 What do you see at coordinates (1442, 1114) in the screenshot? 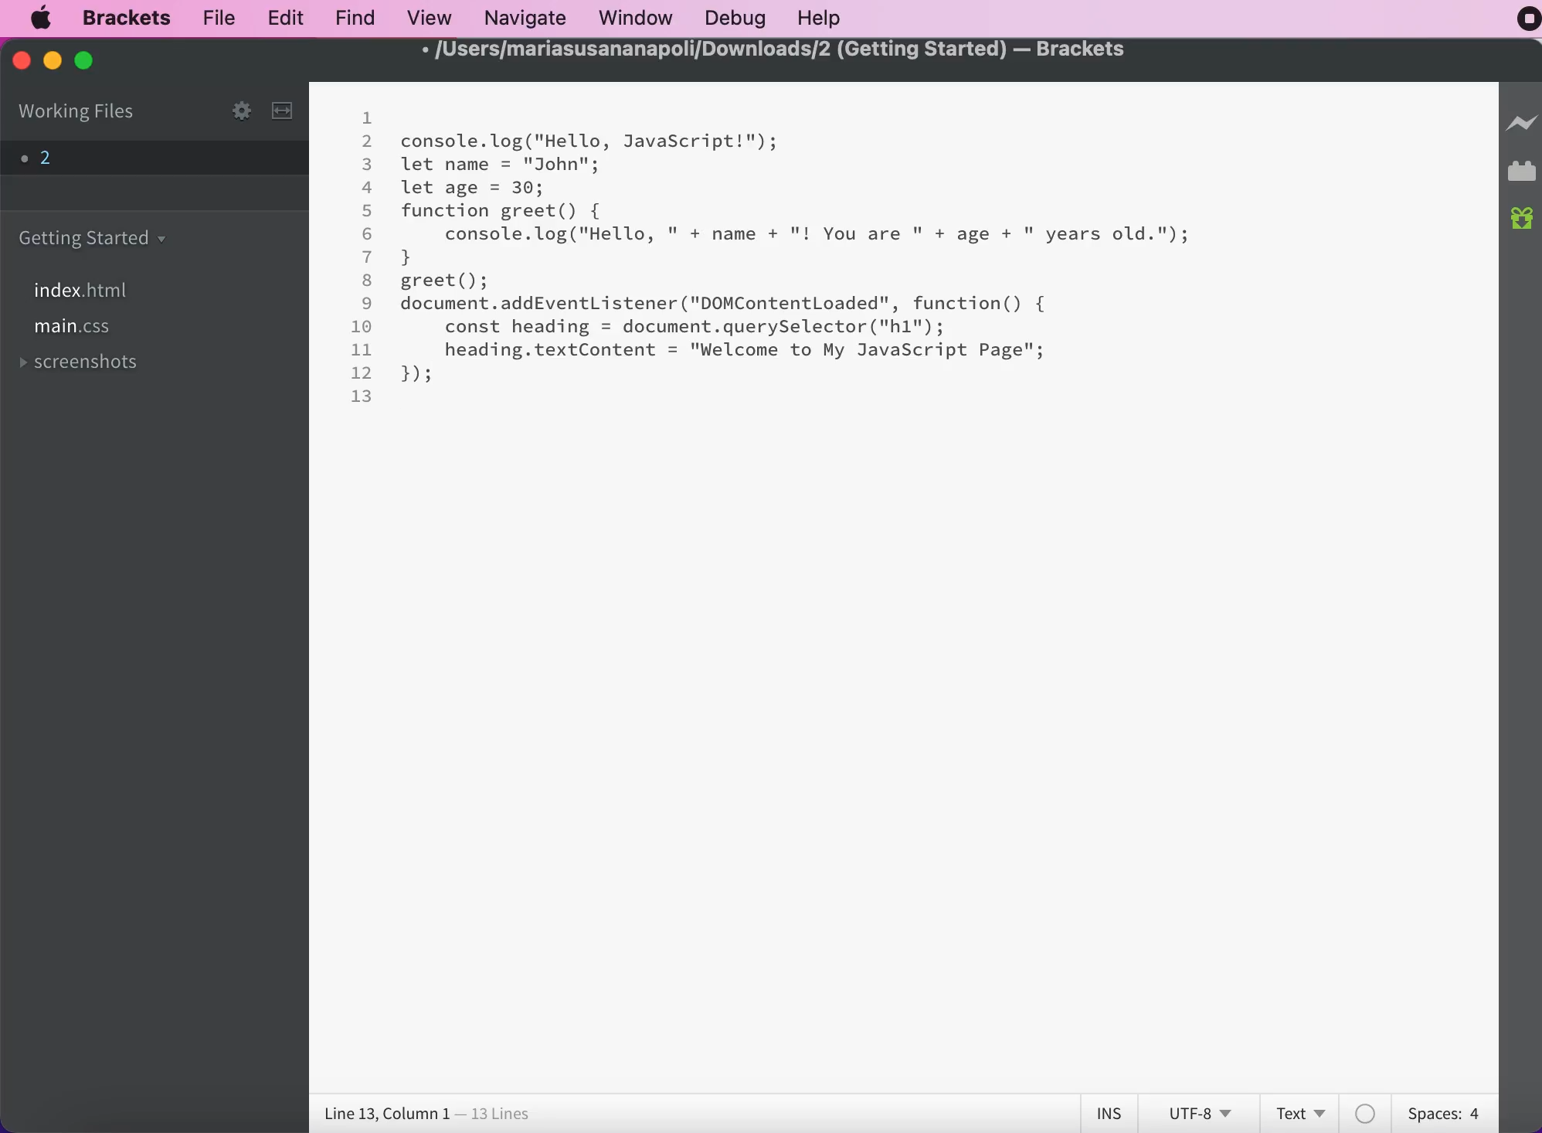
I see `spaces: 4` at bounding box center [1442, 1114].